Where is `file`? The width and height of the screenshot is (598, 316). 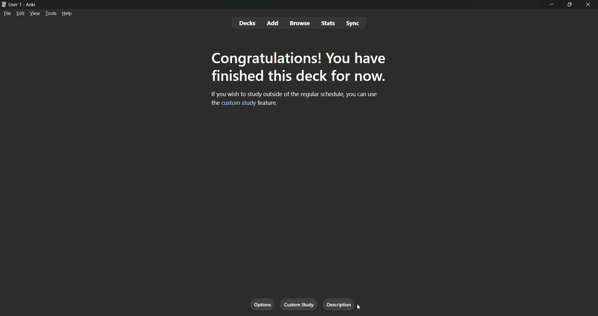 file is located at coordinates (7, 15).